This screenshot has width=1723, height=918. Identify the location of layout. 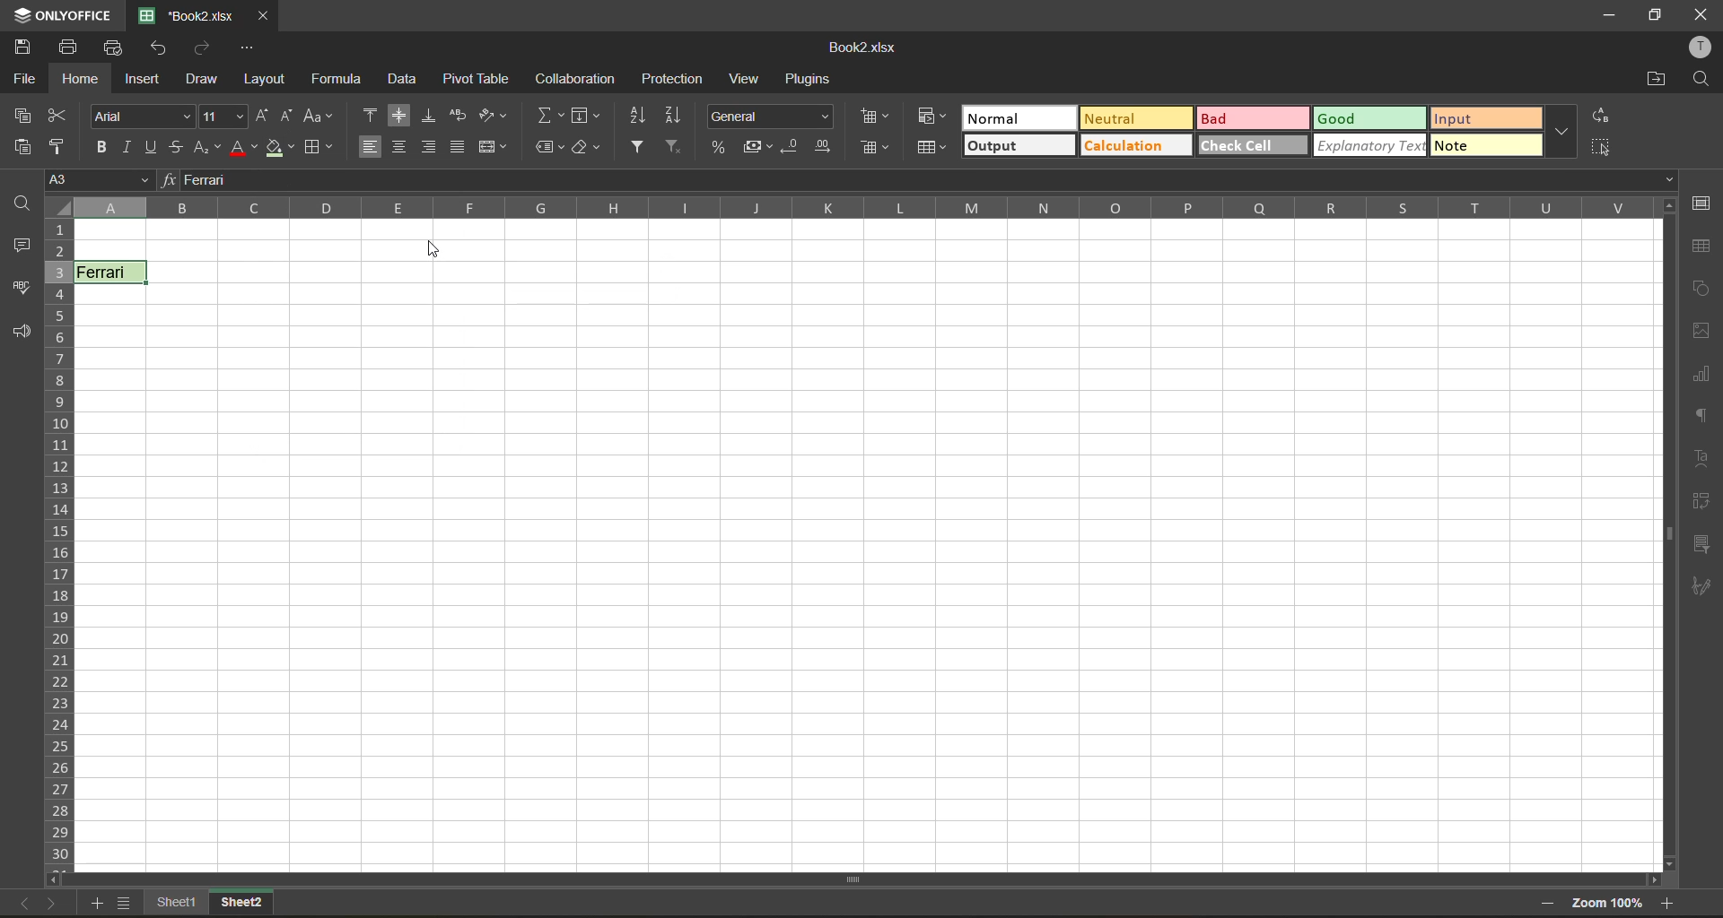
(264, 79).